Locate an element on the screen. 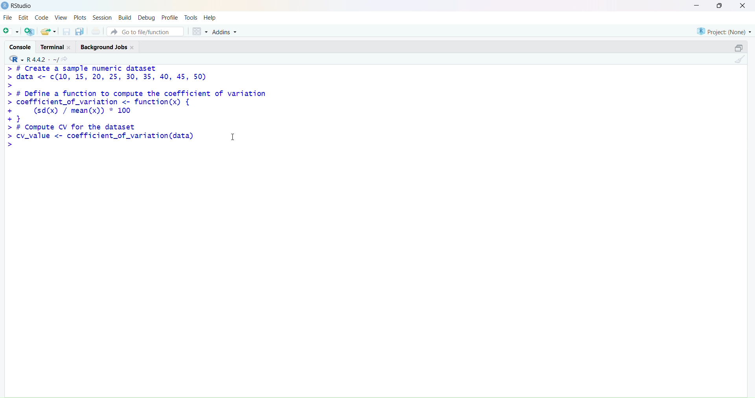  view is located at coordinates (61, 17).